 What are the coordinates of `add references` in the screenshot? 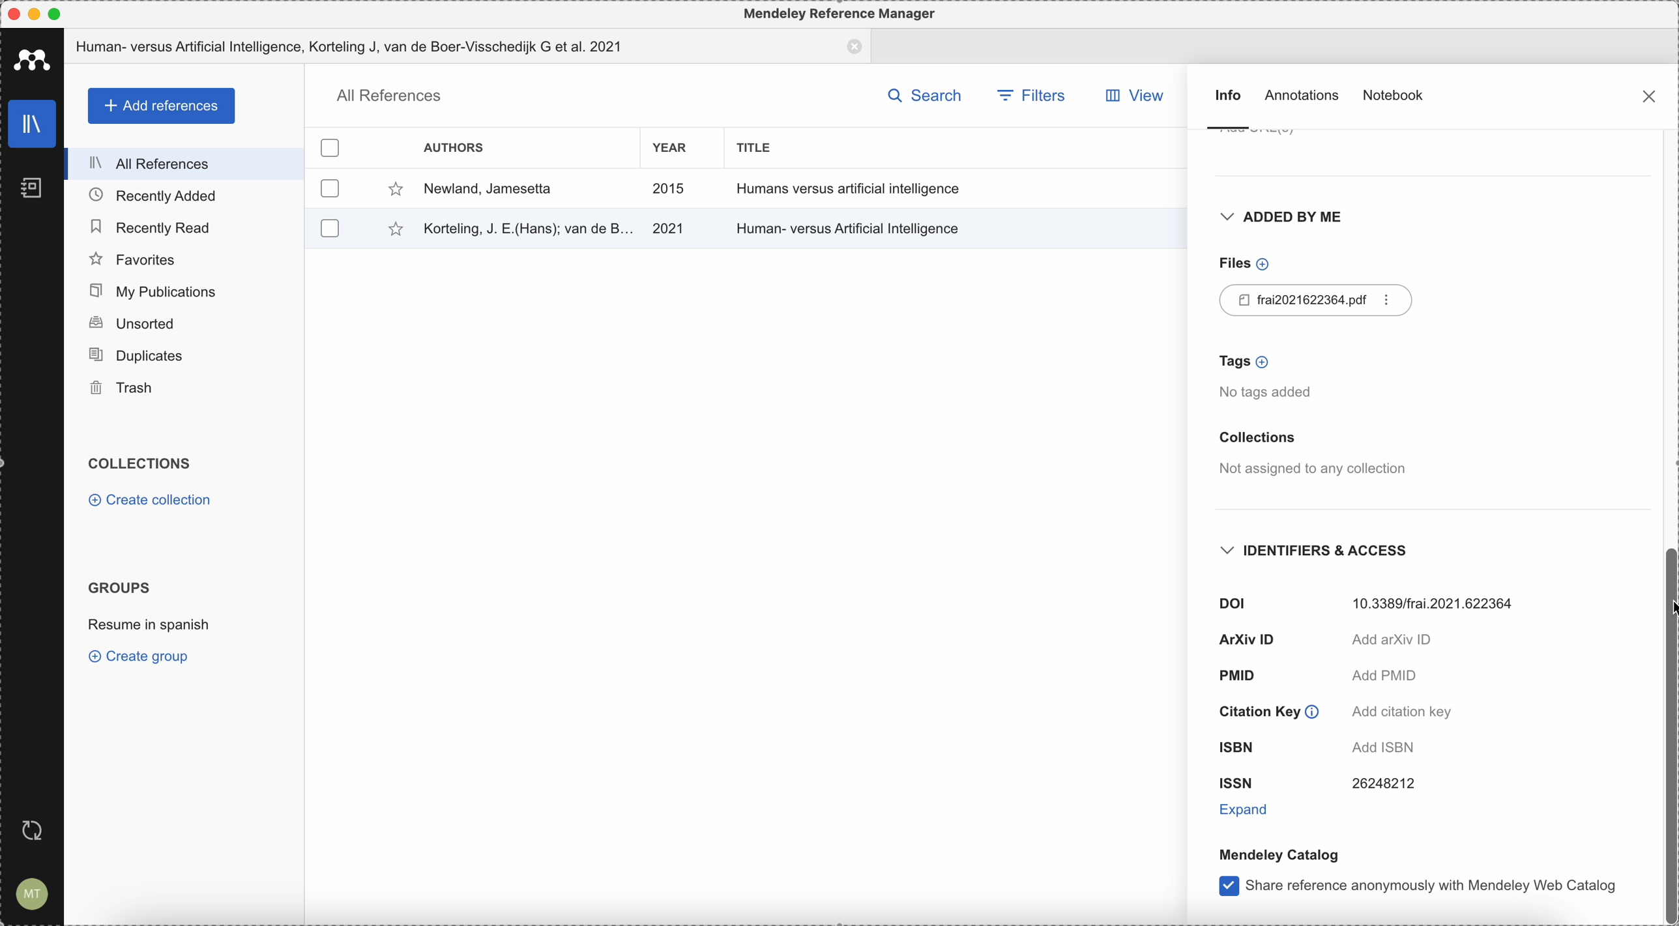 It's located at (160, 106).